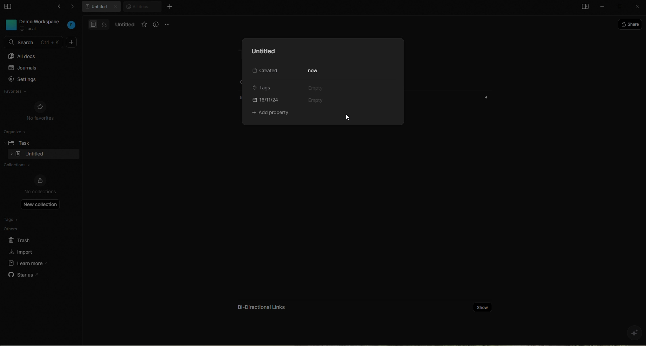 This screenshot has width=646, height=346. Describe the element at coordinates (272, 113) in the screenshot. I see `add property` at that location.